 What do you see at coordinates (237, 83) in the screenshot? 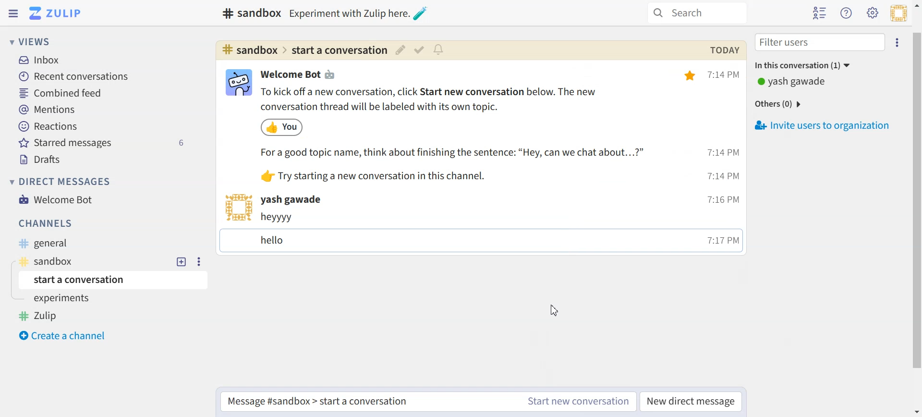
I see `View bot card` at bounding box center [237, 83].